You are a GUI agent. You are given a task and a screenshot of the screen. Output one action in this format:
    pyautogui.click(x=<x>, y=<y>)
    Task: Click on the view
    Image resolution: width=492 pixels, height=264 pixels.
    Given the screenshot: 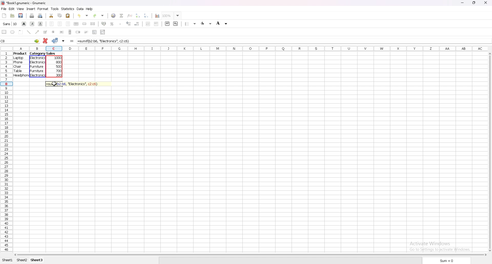 What is the action you would take?
    pyautogui.click(x=20, y=9)
    